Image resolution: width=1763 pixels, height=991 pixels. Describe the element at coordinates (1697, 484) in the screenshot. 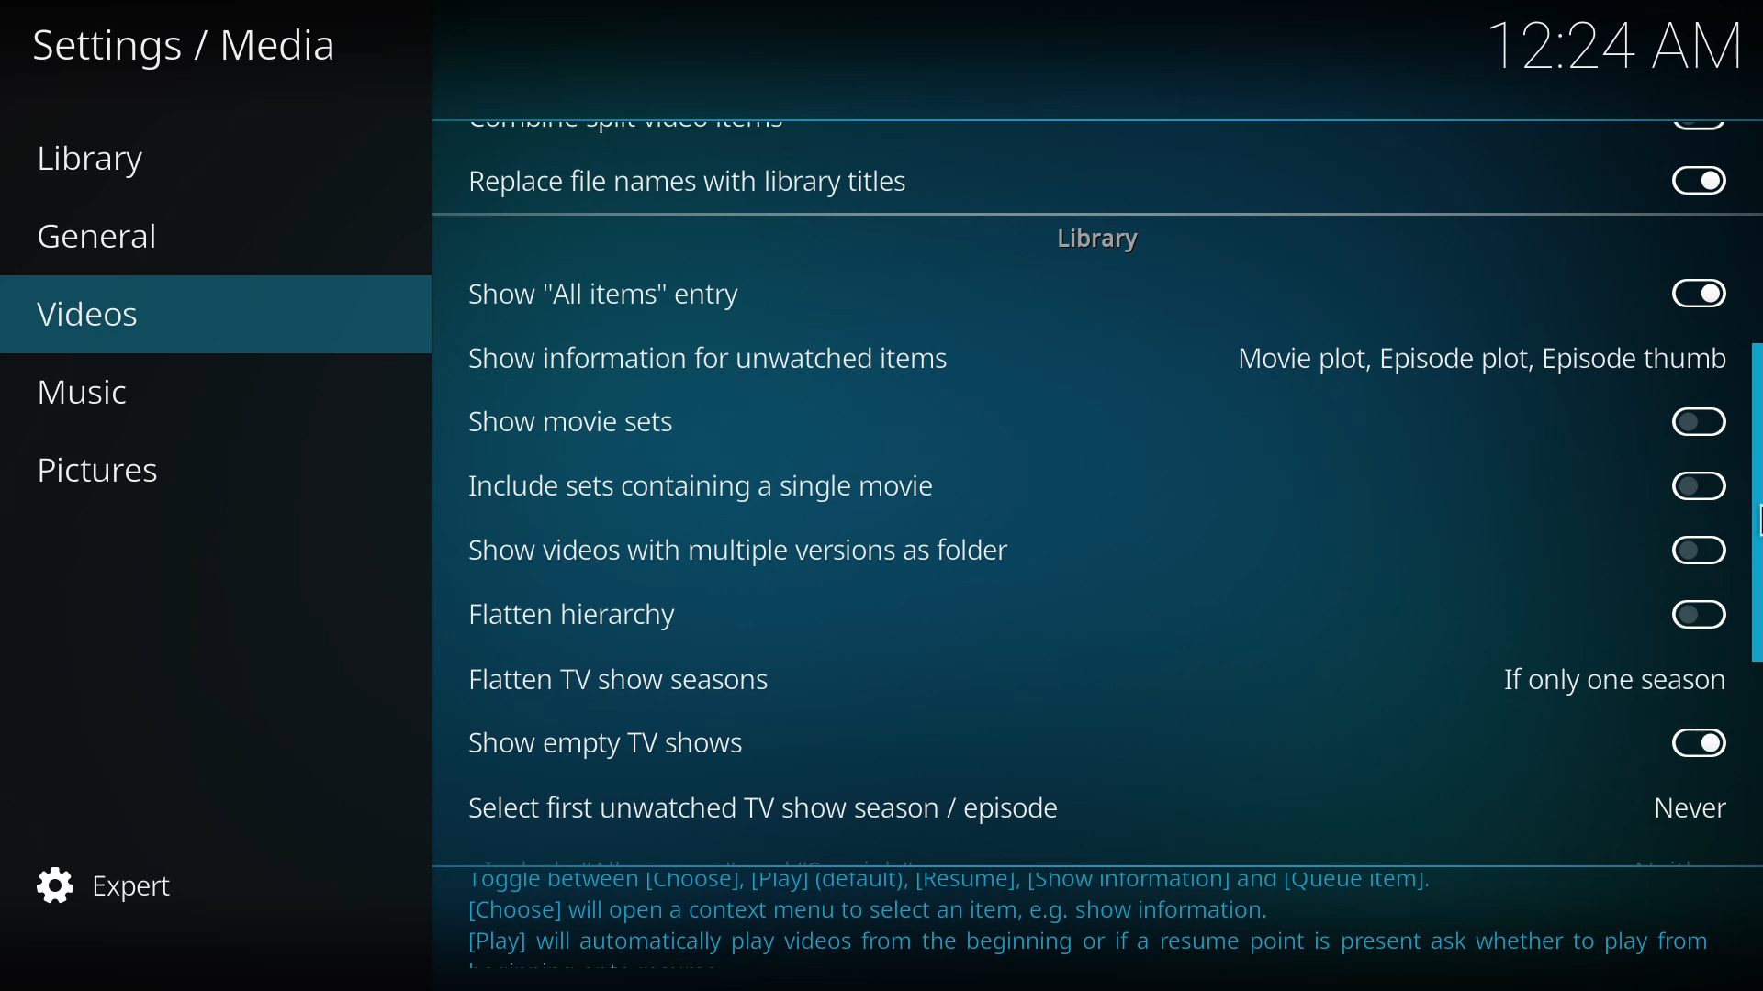

I see `click to enable` at that location.